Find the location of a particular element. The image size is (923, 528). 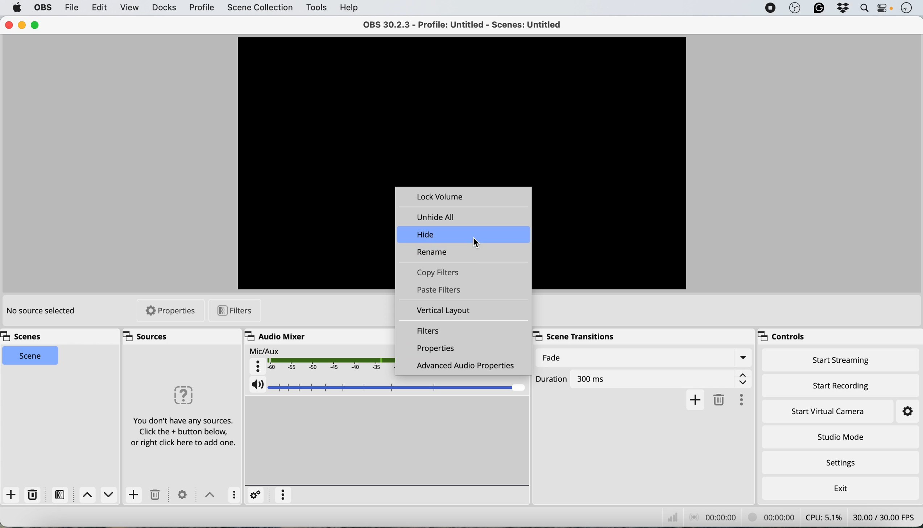

more options is located at coordinates (741, 399).